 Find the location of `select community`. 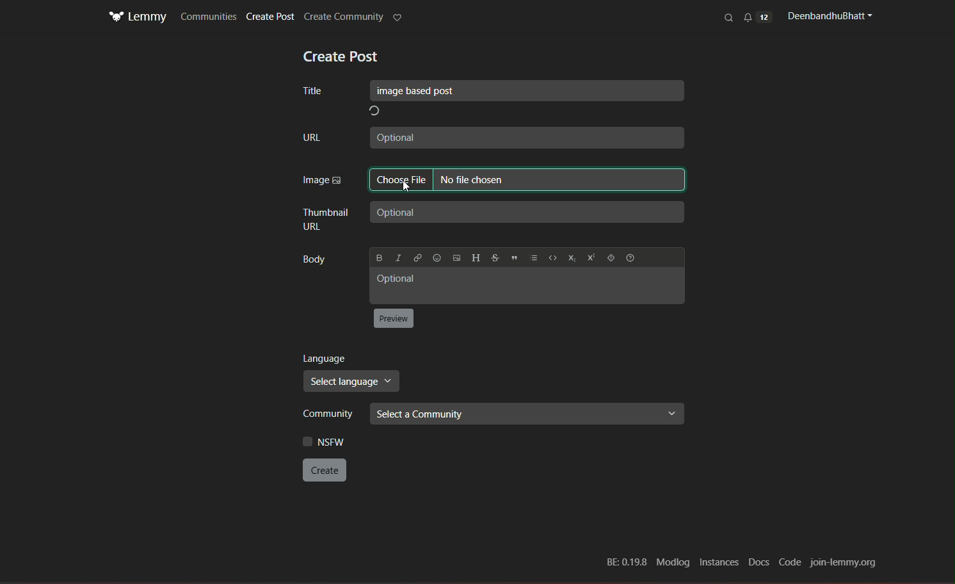

select community is located at coordinates (526, 414).